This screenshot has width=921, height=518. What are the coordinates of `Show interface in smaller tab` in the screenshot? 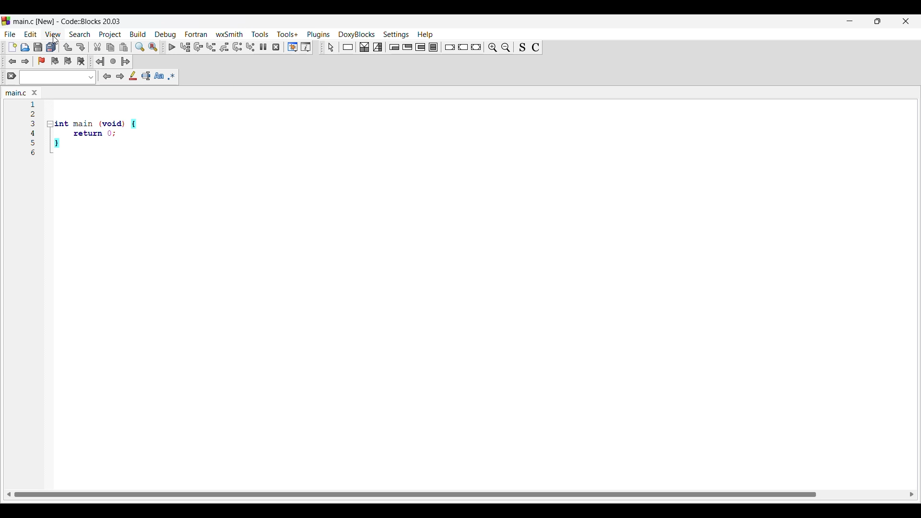 It's located at (877, 21).